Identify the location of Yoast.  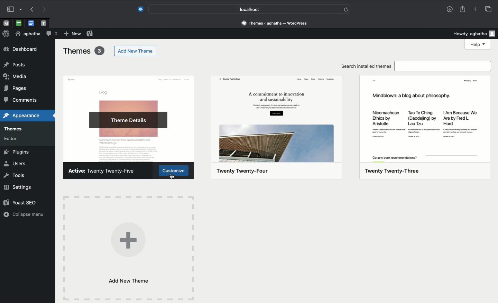
(90, 34).